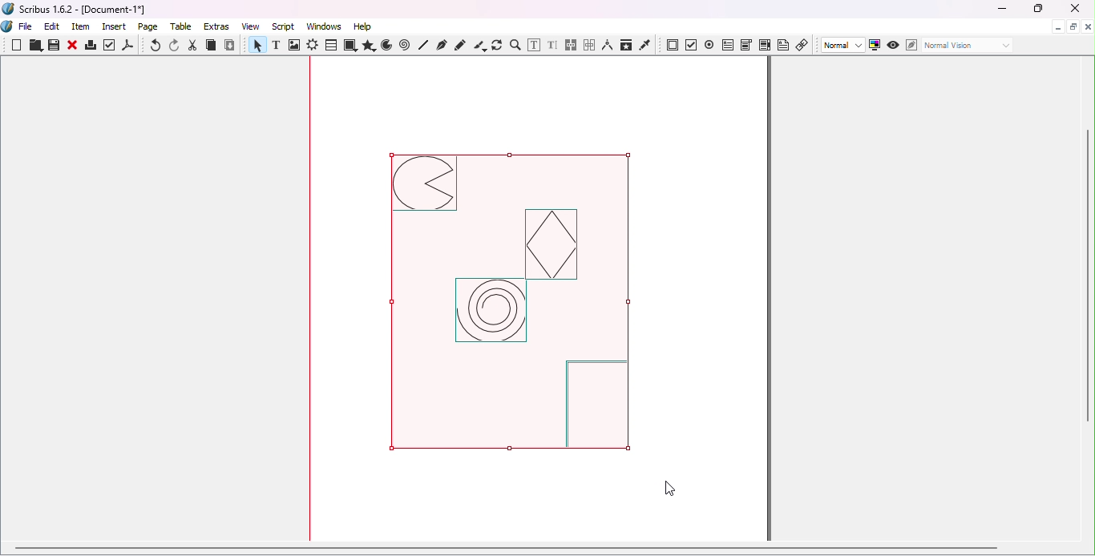 The width and height of the screenshot is (1095, 556). What do you see at coordinates (176, 46) in the screenshot?
I see `Redo` at bounding box center [176, 46].